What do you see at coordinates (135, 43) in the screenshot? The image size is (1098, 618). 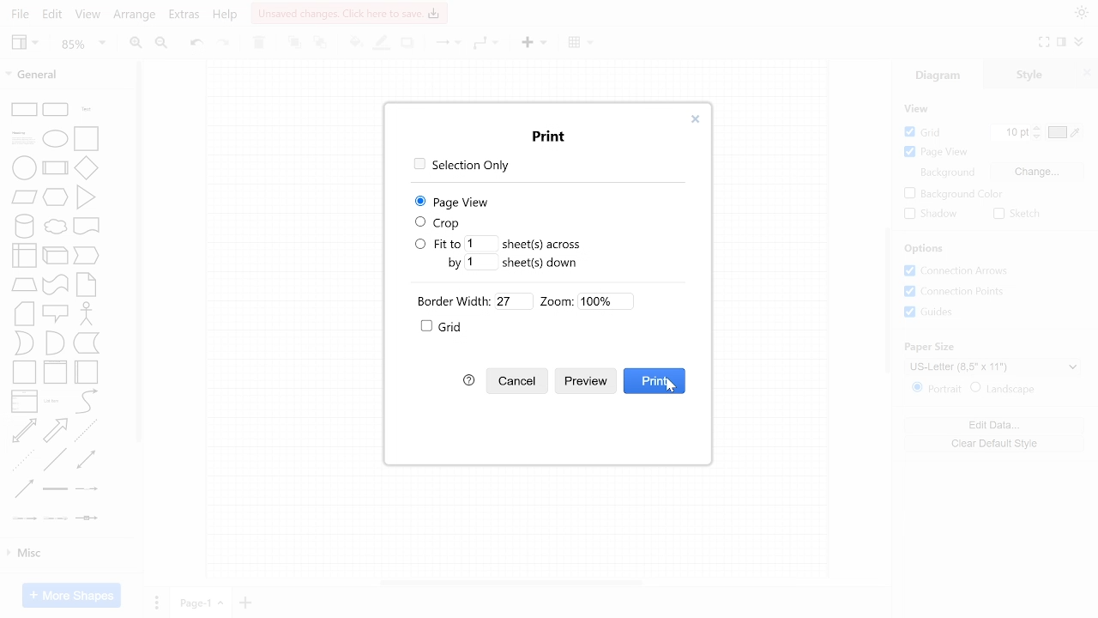 I see `Zoom in` at bounding box center [135, 43].